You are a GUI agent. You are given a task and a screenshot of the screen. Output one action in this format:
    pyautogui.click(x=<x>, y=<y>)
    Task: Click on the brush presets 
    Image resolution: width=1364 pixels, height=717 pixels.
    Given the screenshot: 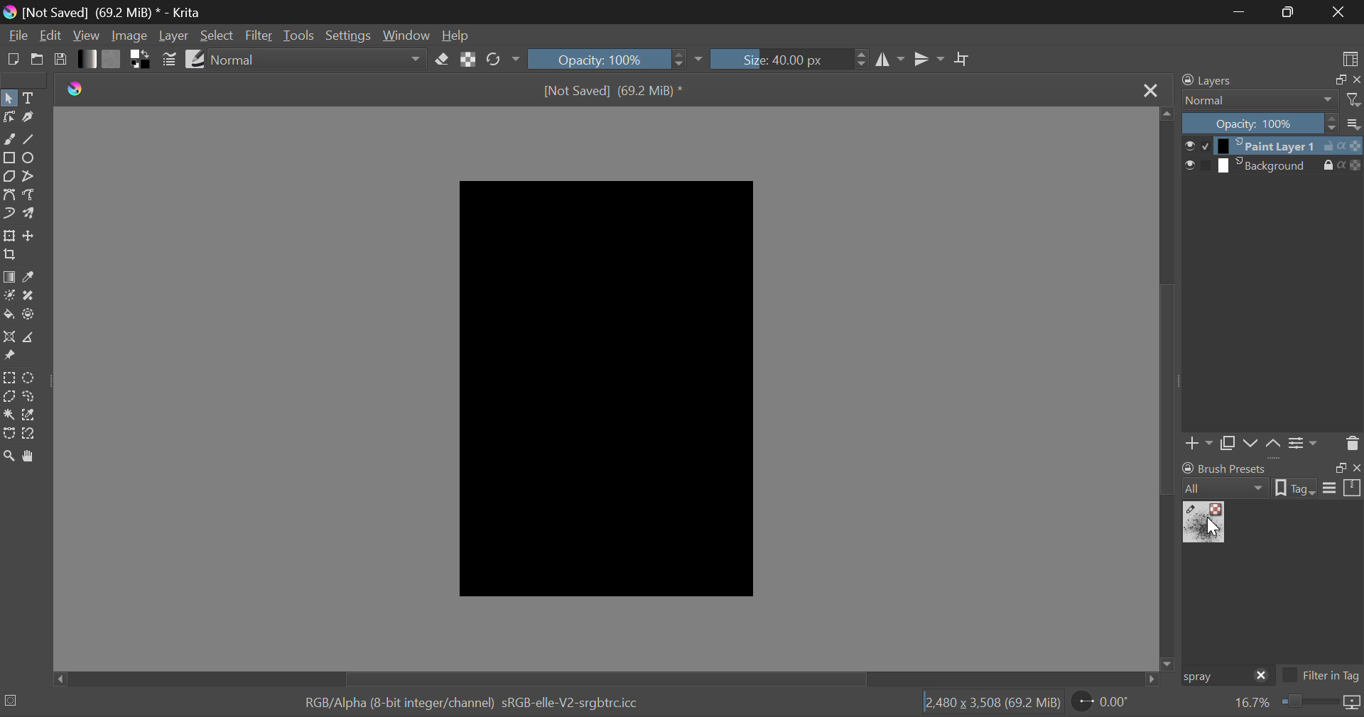 What is the action you would take?
    pyautogui.click(x=1225, y=468)
    